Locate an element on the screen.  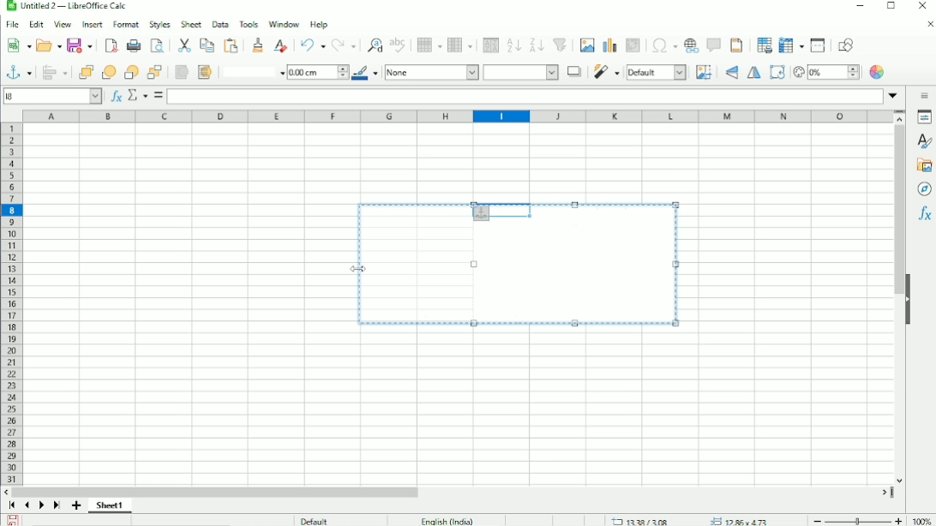
Clear direct formatting is located at coordinates (280, 45).